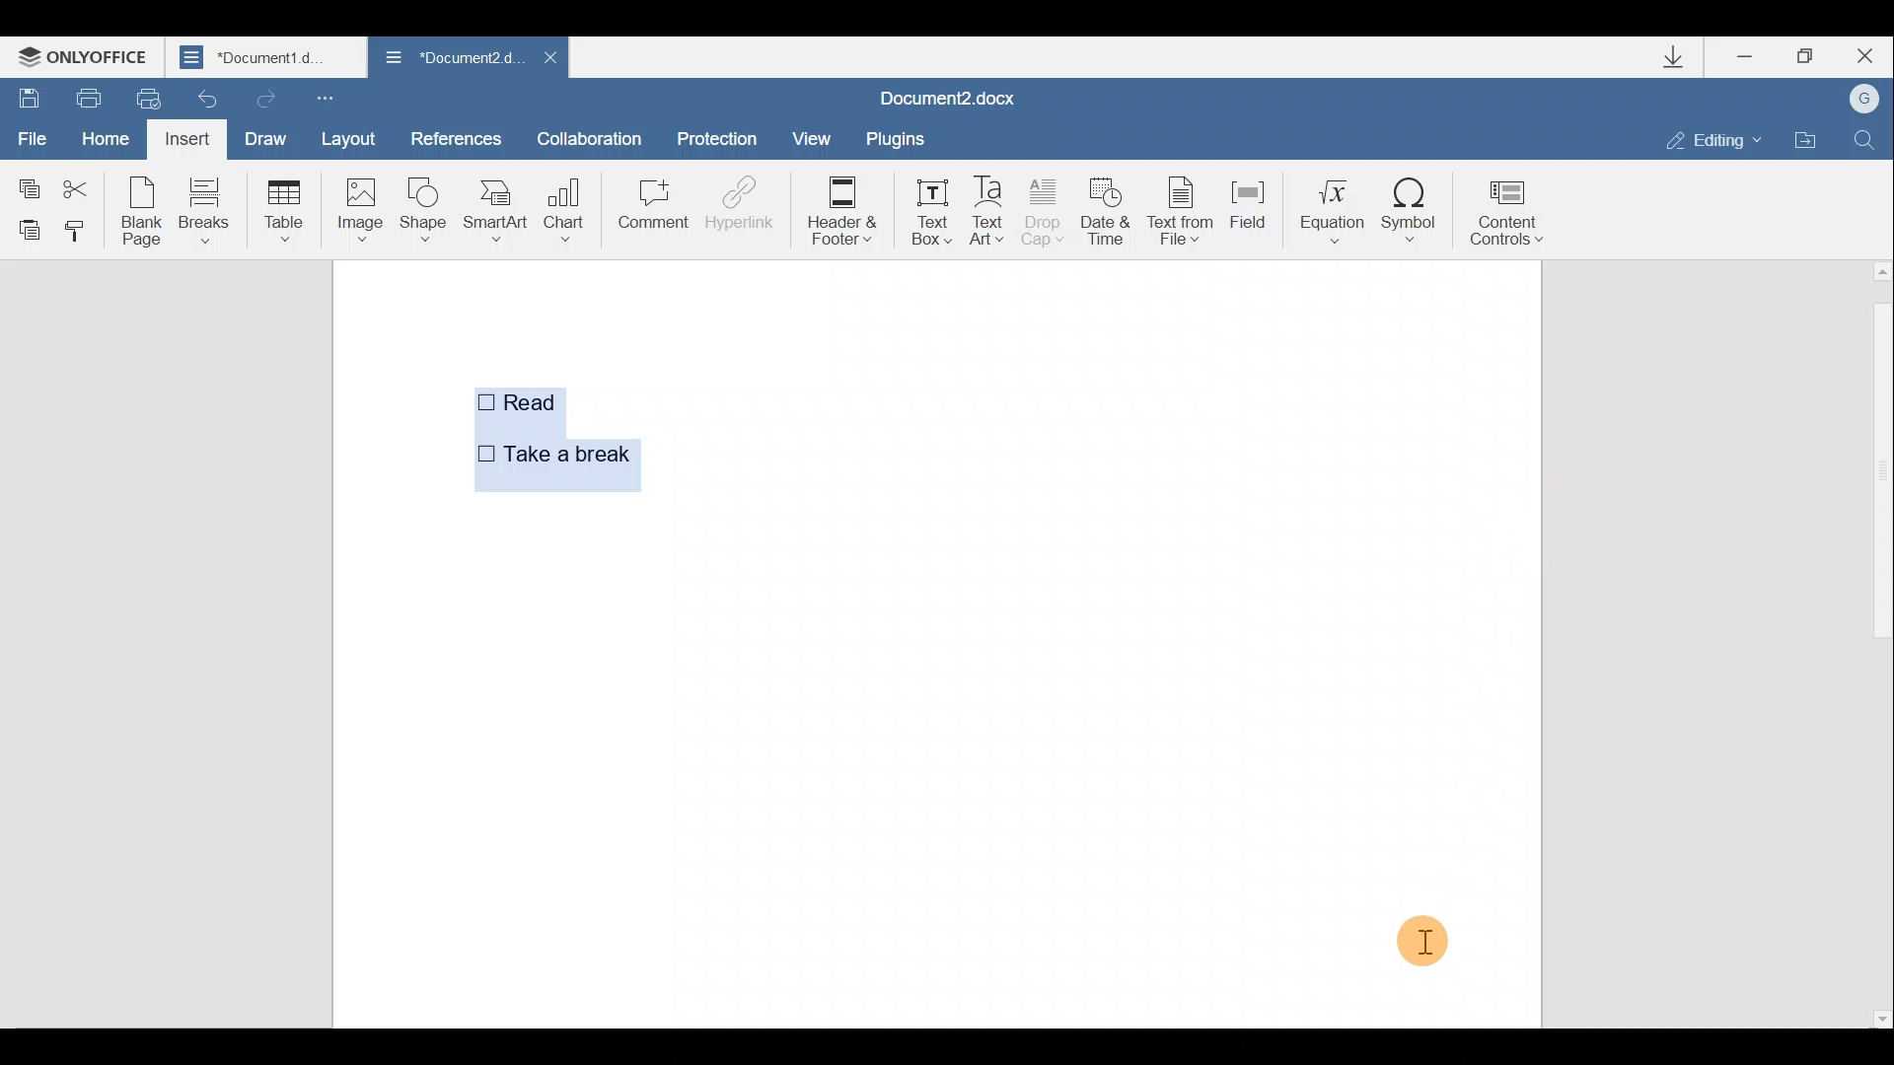  What do you see at coordinates (457, 137) in the screenshot?
I see `References` at bounding box center [457, 137].